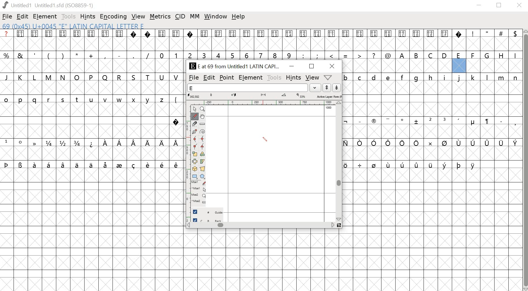 This screenshot has height=291, width=528. Describe the element at coordinates (203, 124) in the screenshot. I see `Ruler` at that location.